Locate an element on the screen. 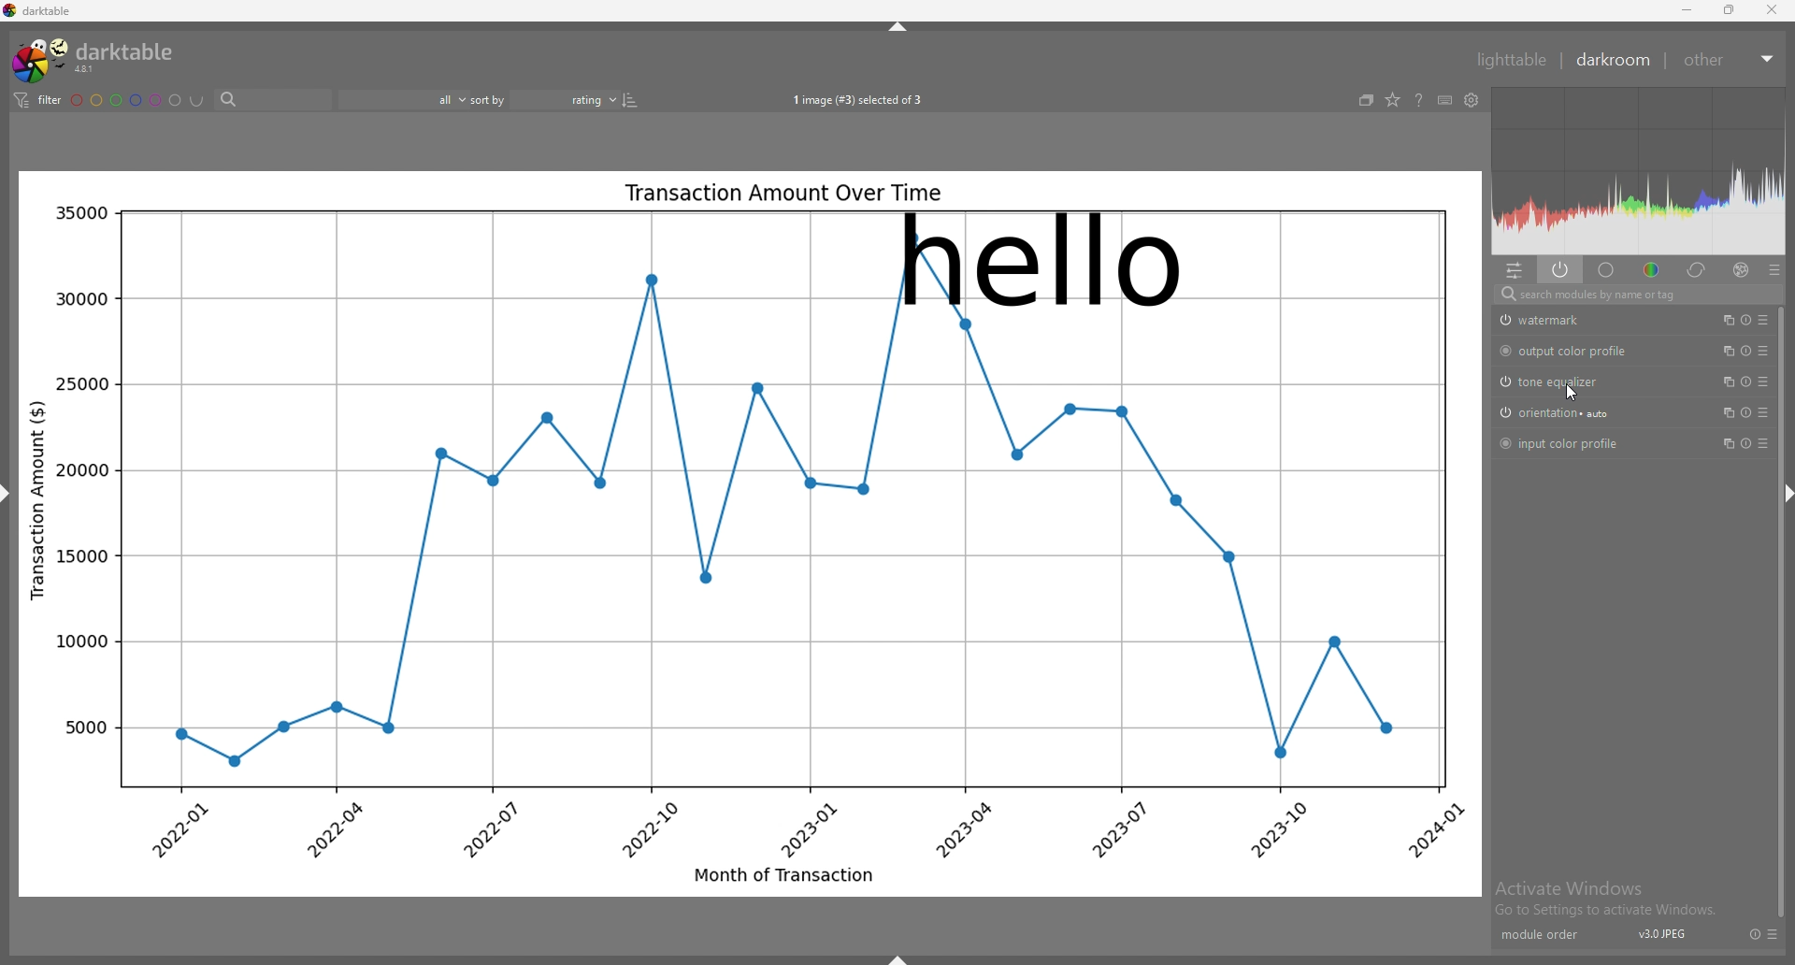  multiple instance actions, reset and presets is located at coordinates (1745, 382).